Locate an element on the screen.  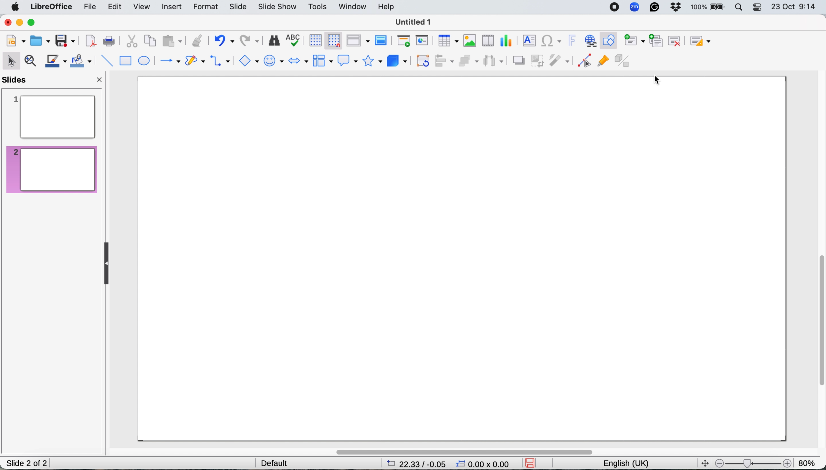
stars and banners is located at coordinates (374, 62).